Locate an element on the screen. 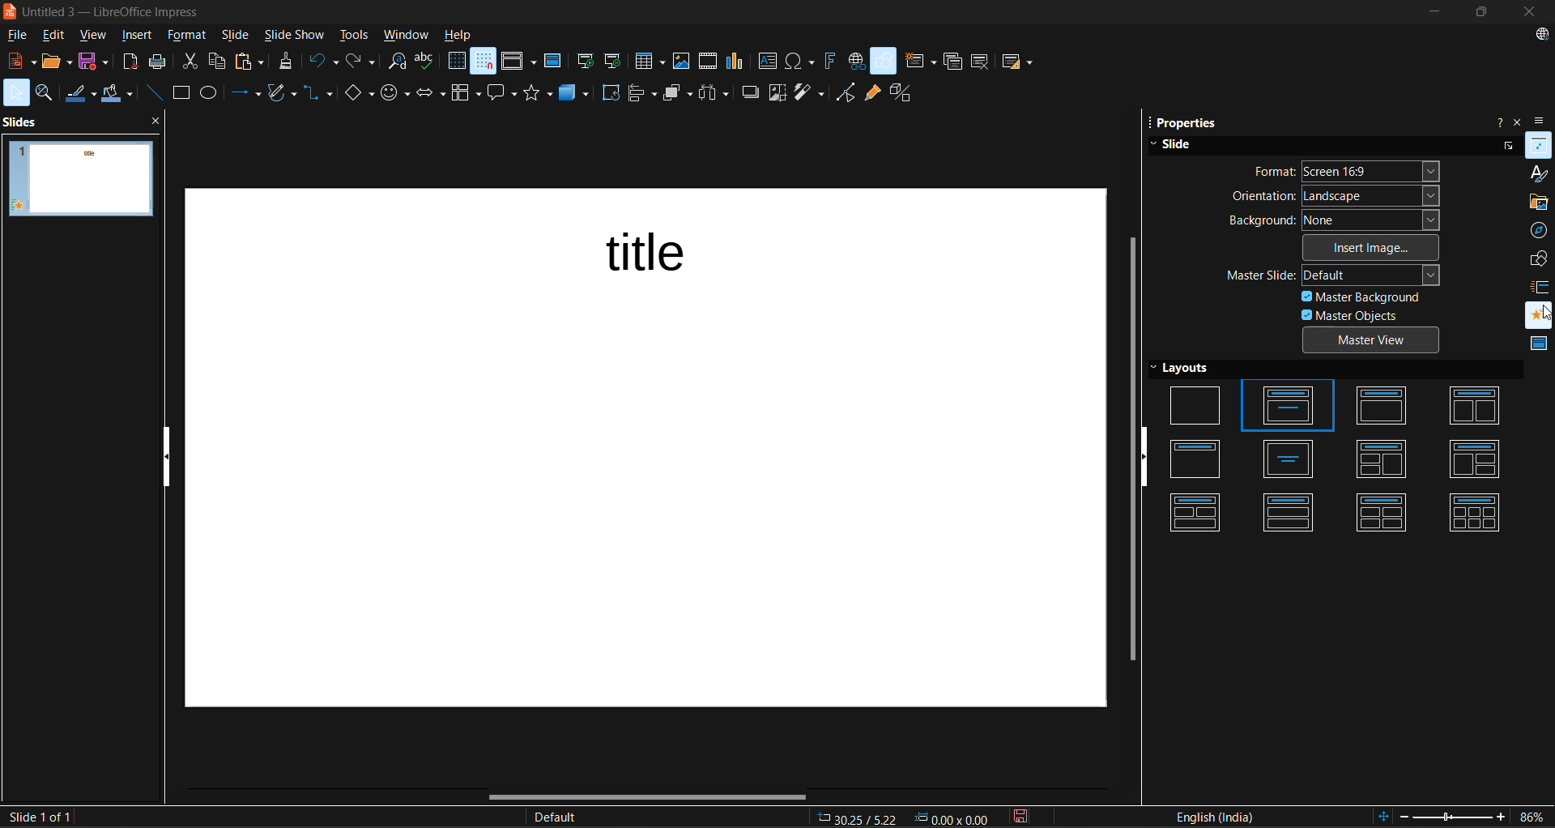 The height and width of the screenshot is (828, 1555). save is located at coordinates (96, 61).